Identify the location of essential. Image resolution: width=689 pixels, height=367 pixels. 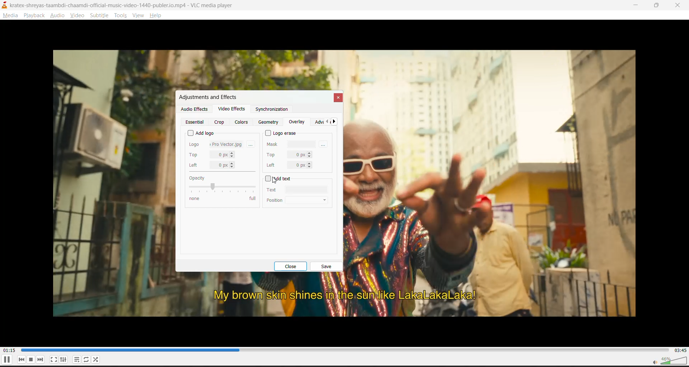
(196, 122).